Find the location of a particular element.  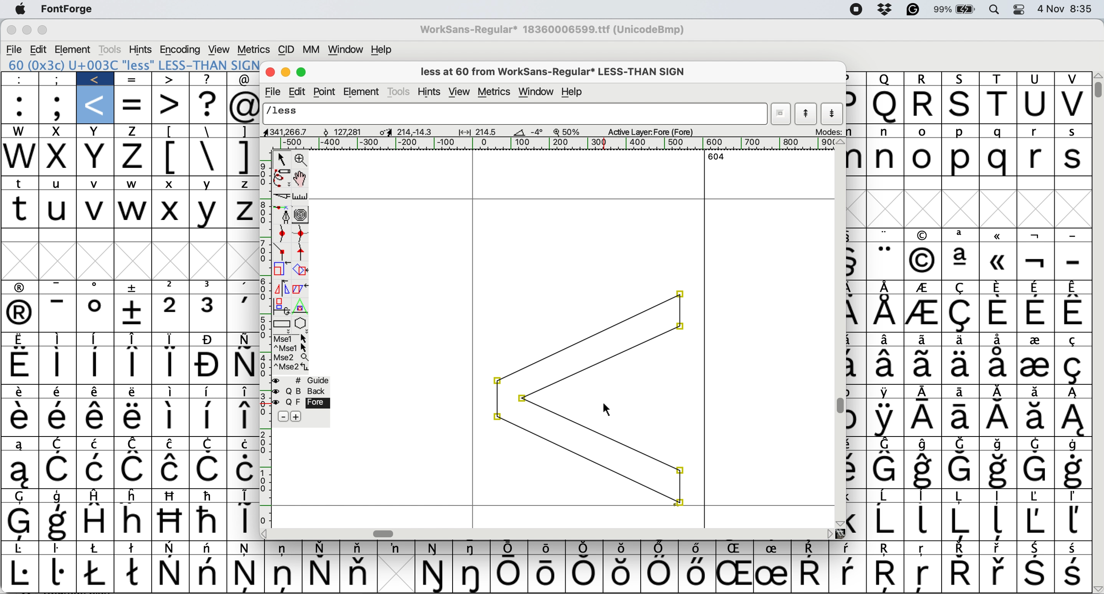

Symbol is located at coordinates (847, 574).